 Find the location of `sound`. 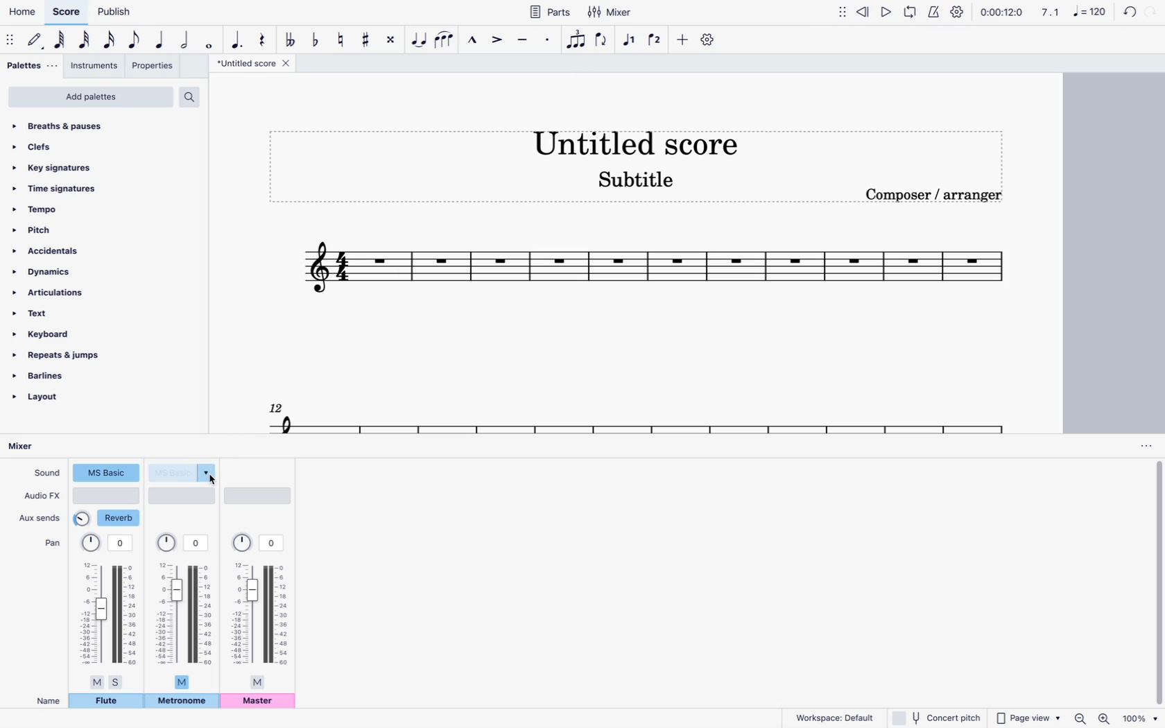

sound is located at coordinates (46, 474).